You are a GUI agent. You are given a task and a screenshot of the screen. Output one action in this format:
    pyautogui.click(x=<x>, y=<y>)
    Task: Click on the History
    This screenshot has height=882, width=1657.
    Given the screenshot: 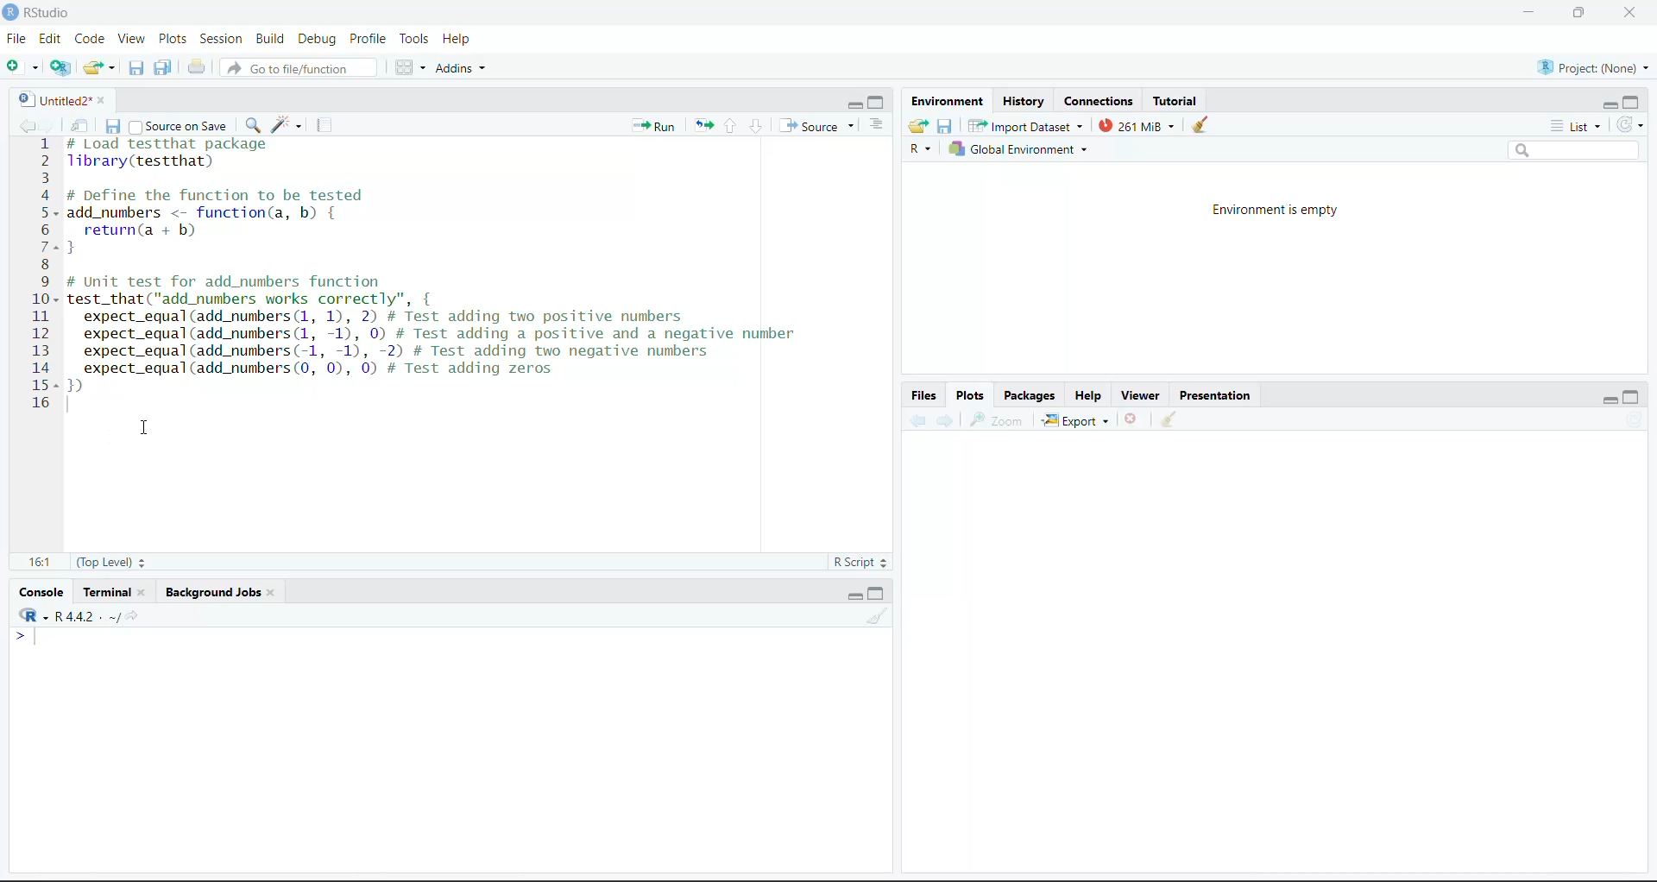 What is the action you would take?
    pyautogui.click(x=1024, y=102)
    